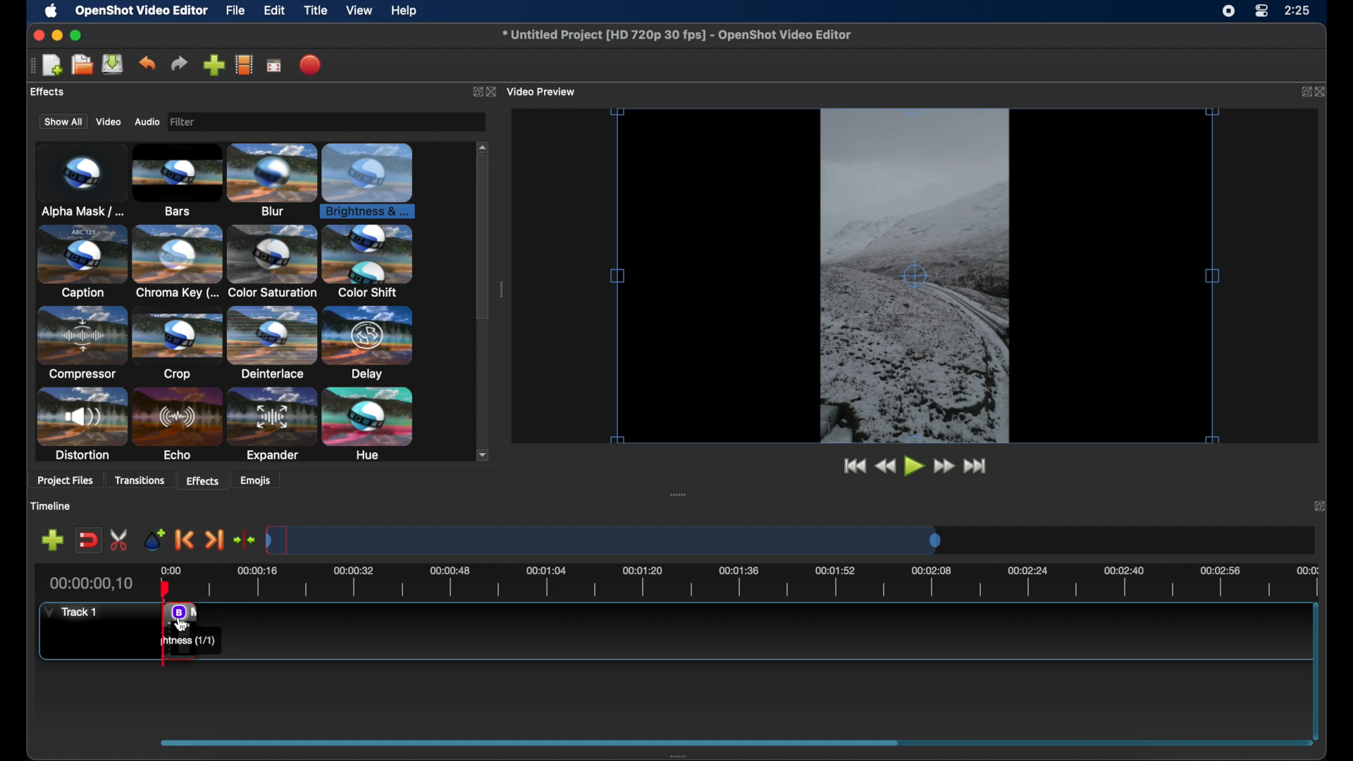 This screenshot has height=761, width=1353. Describe the element at coordinates (245, 66) in the screenshot. I see `explore profiles` at that location.